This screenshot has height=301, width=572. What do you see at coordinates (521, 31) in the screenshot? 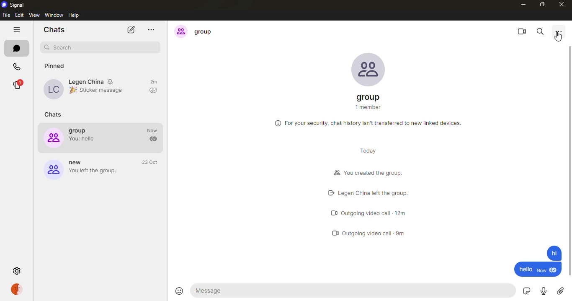
I see `video call` at bounding box center [521, 31].